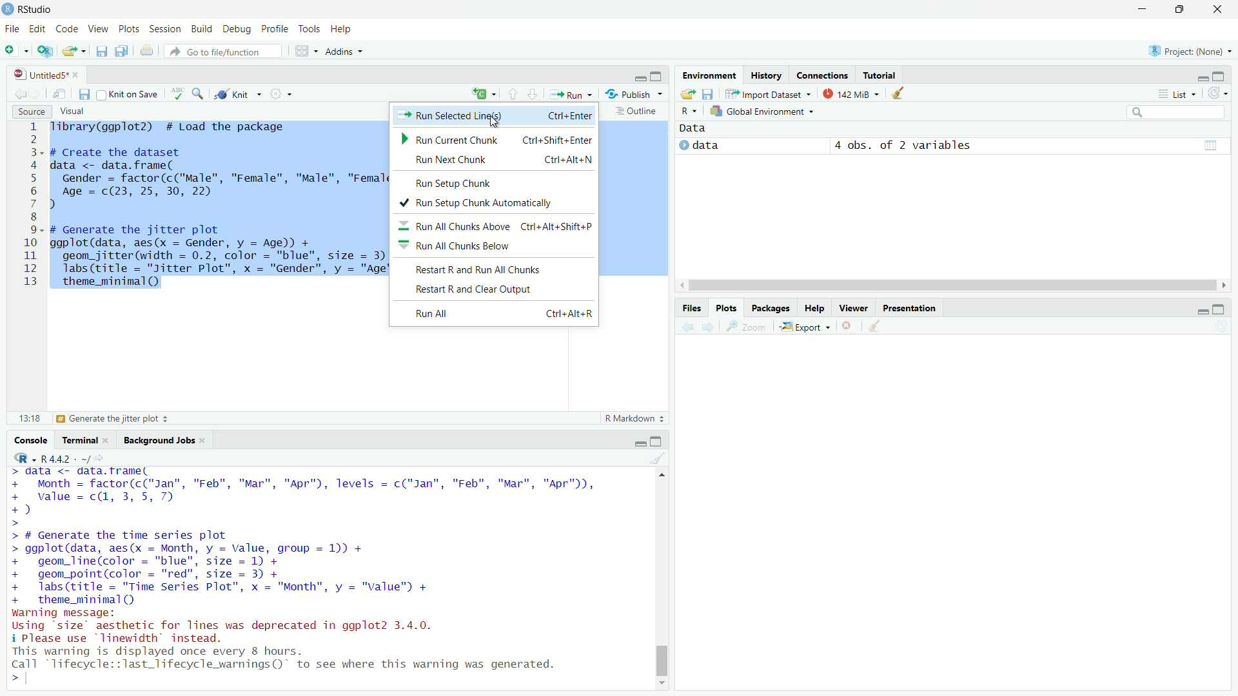 This screenshot has width=1238, height=696. What do you see at coordinates (658, 458) in the screenshot?
I see `clear console` at bounding box center [658, 458].